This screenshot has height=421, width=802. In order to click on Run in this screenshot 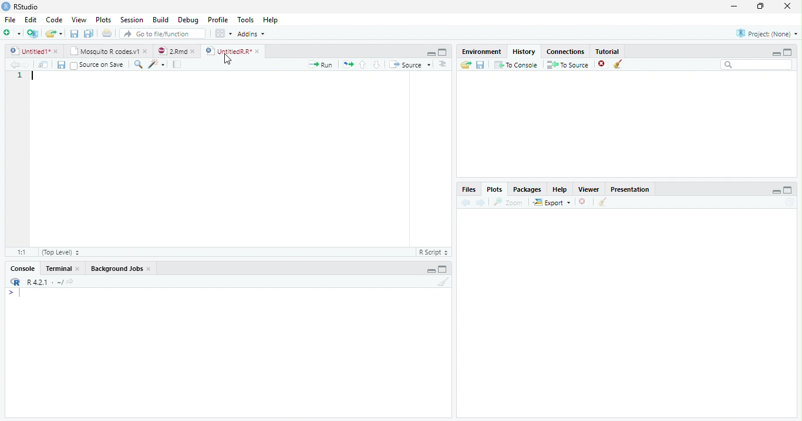, I will do `click(321, 65)`.